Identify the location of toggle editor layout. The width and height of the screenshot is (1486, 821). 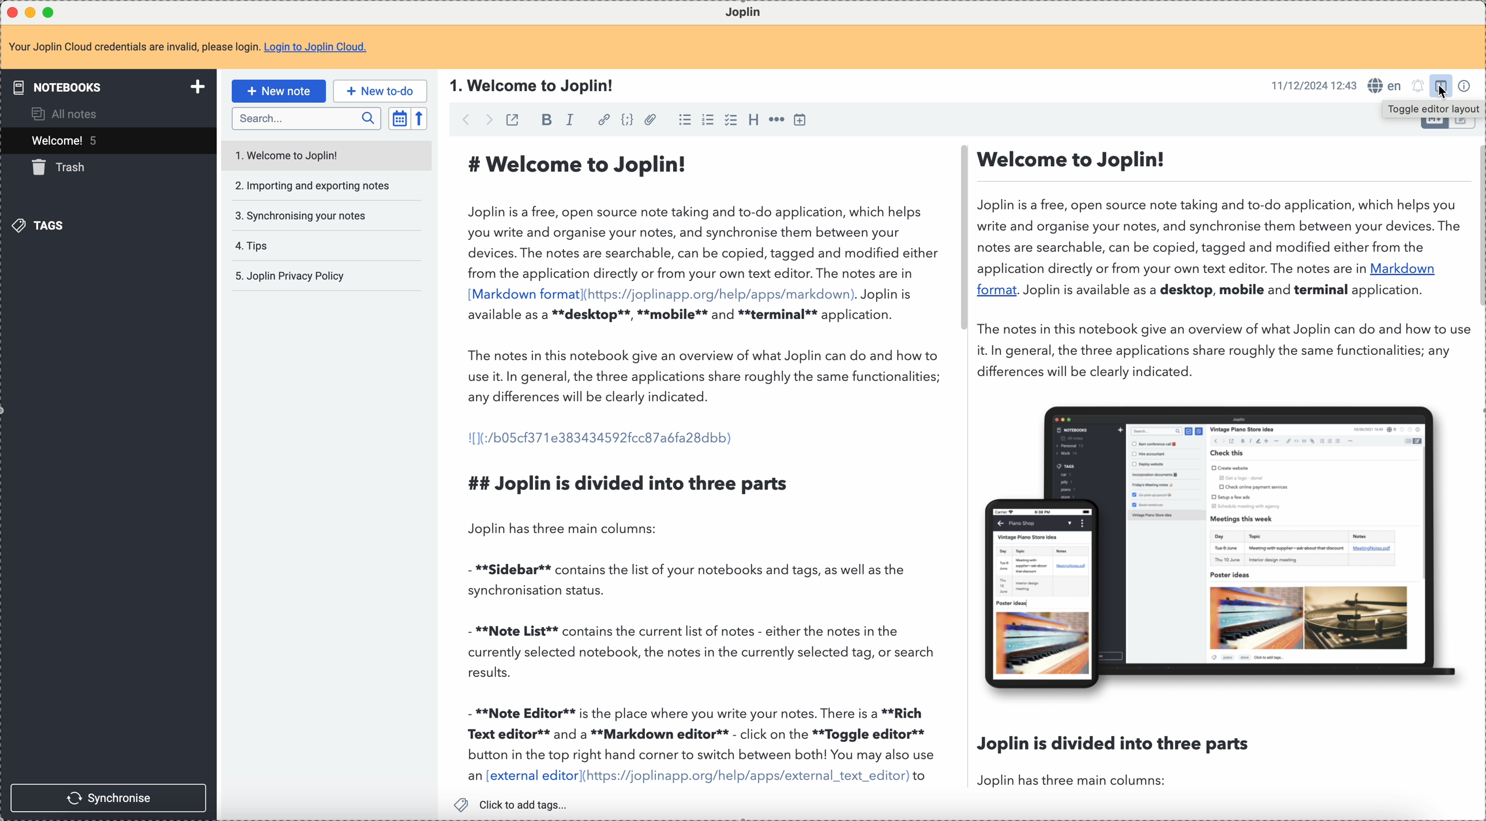
(1440, 85).